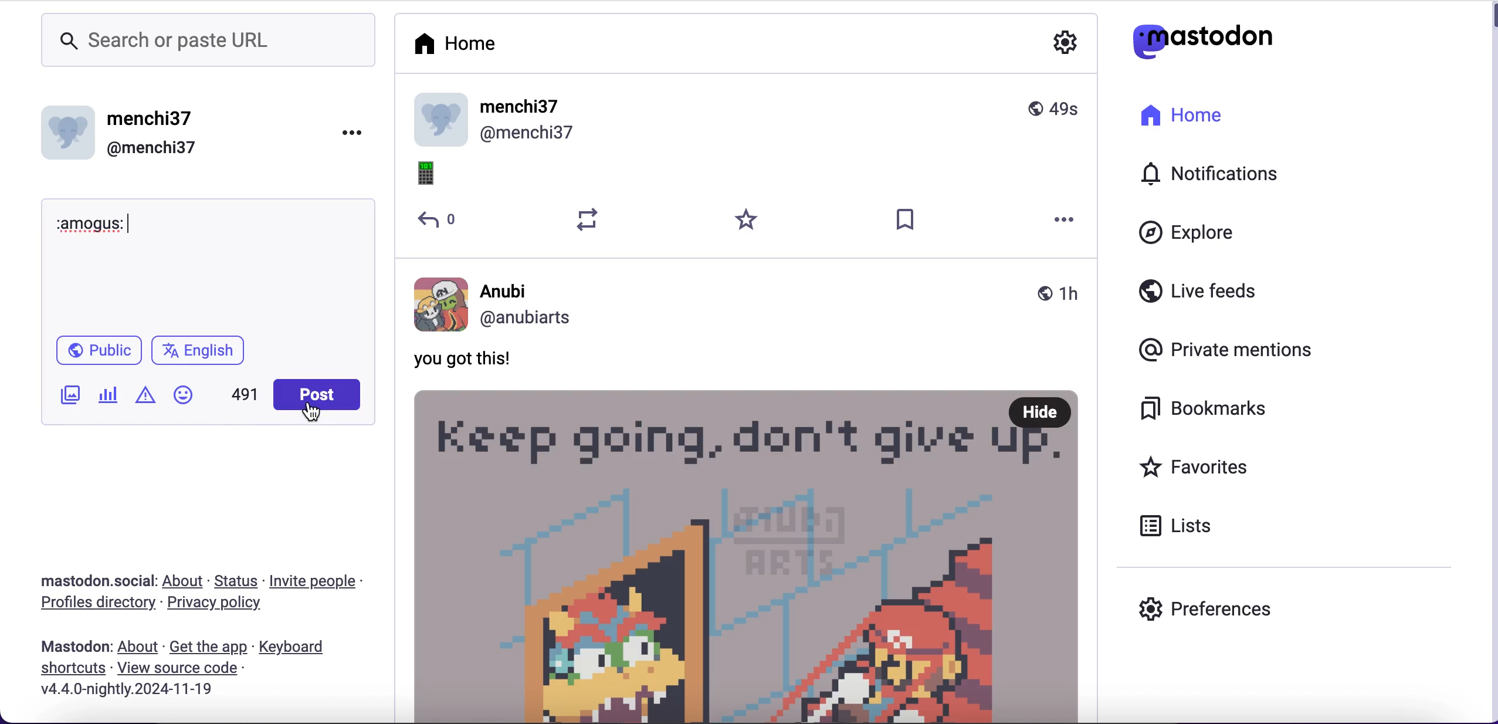 Image resolution: width=1498 pixels, height=724 pixels. Describe the element at coordinates (453, 44) in the screenshot. I see `home` at that location.